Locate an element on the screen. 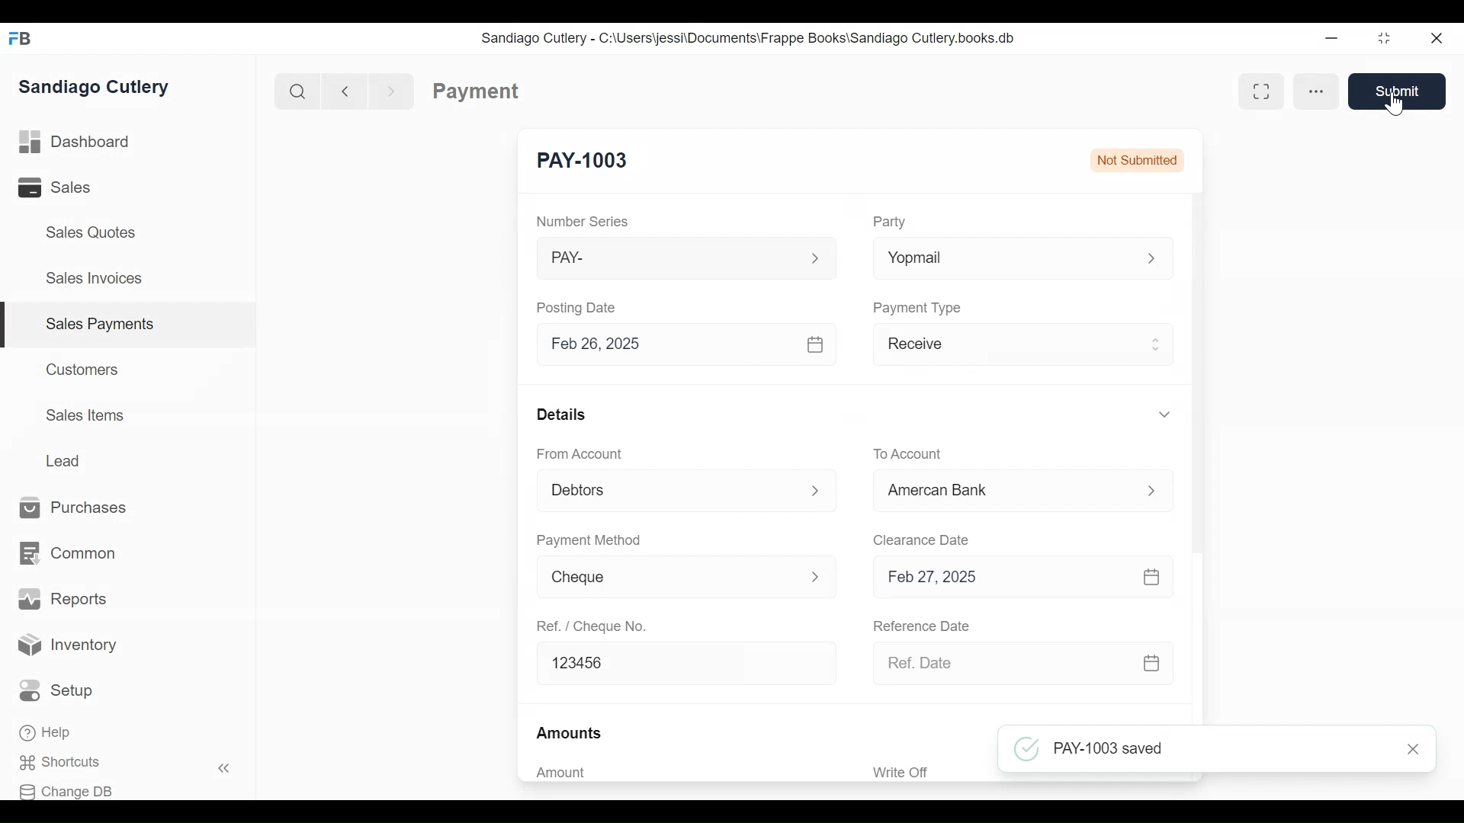  Navigate Back is located at coordinates (342, 91).